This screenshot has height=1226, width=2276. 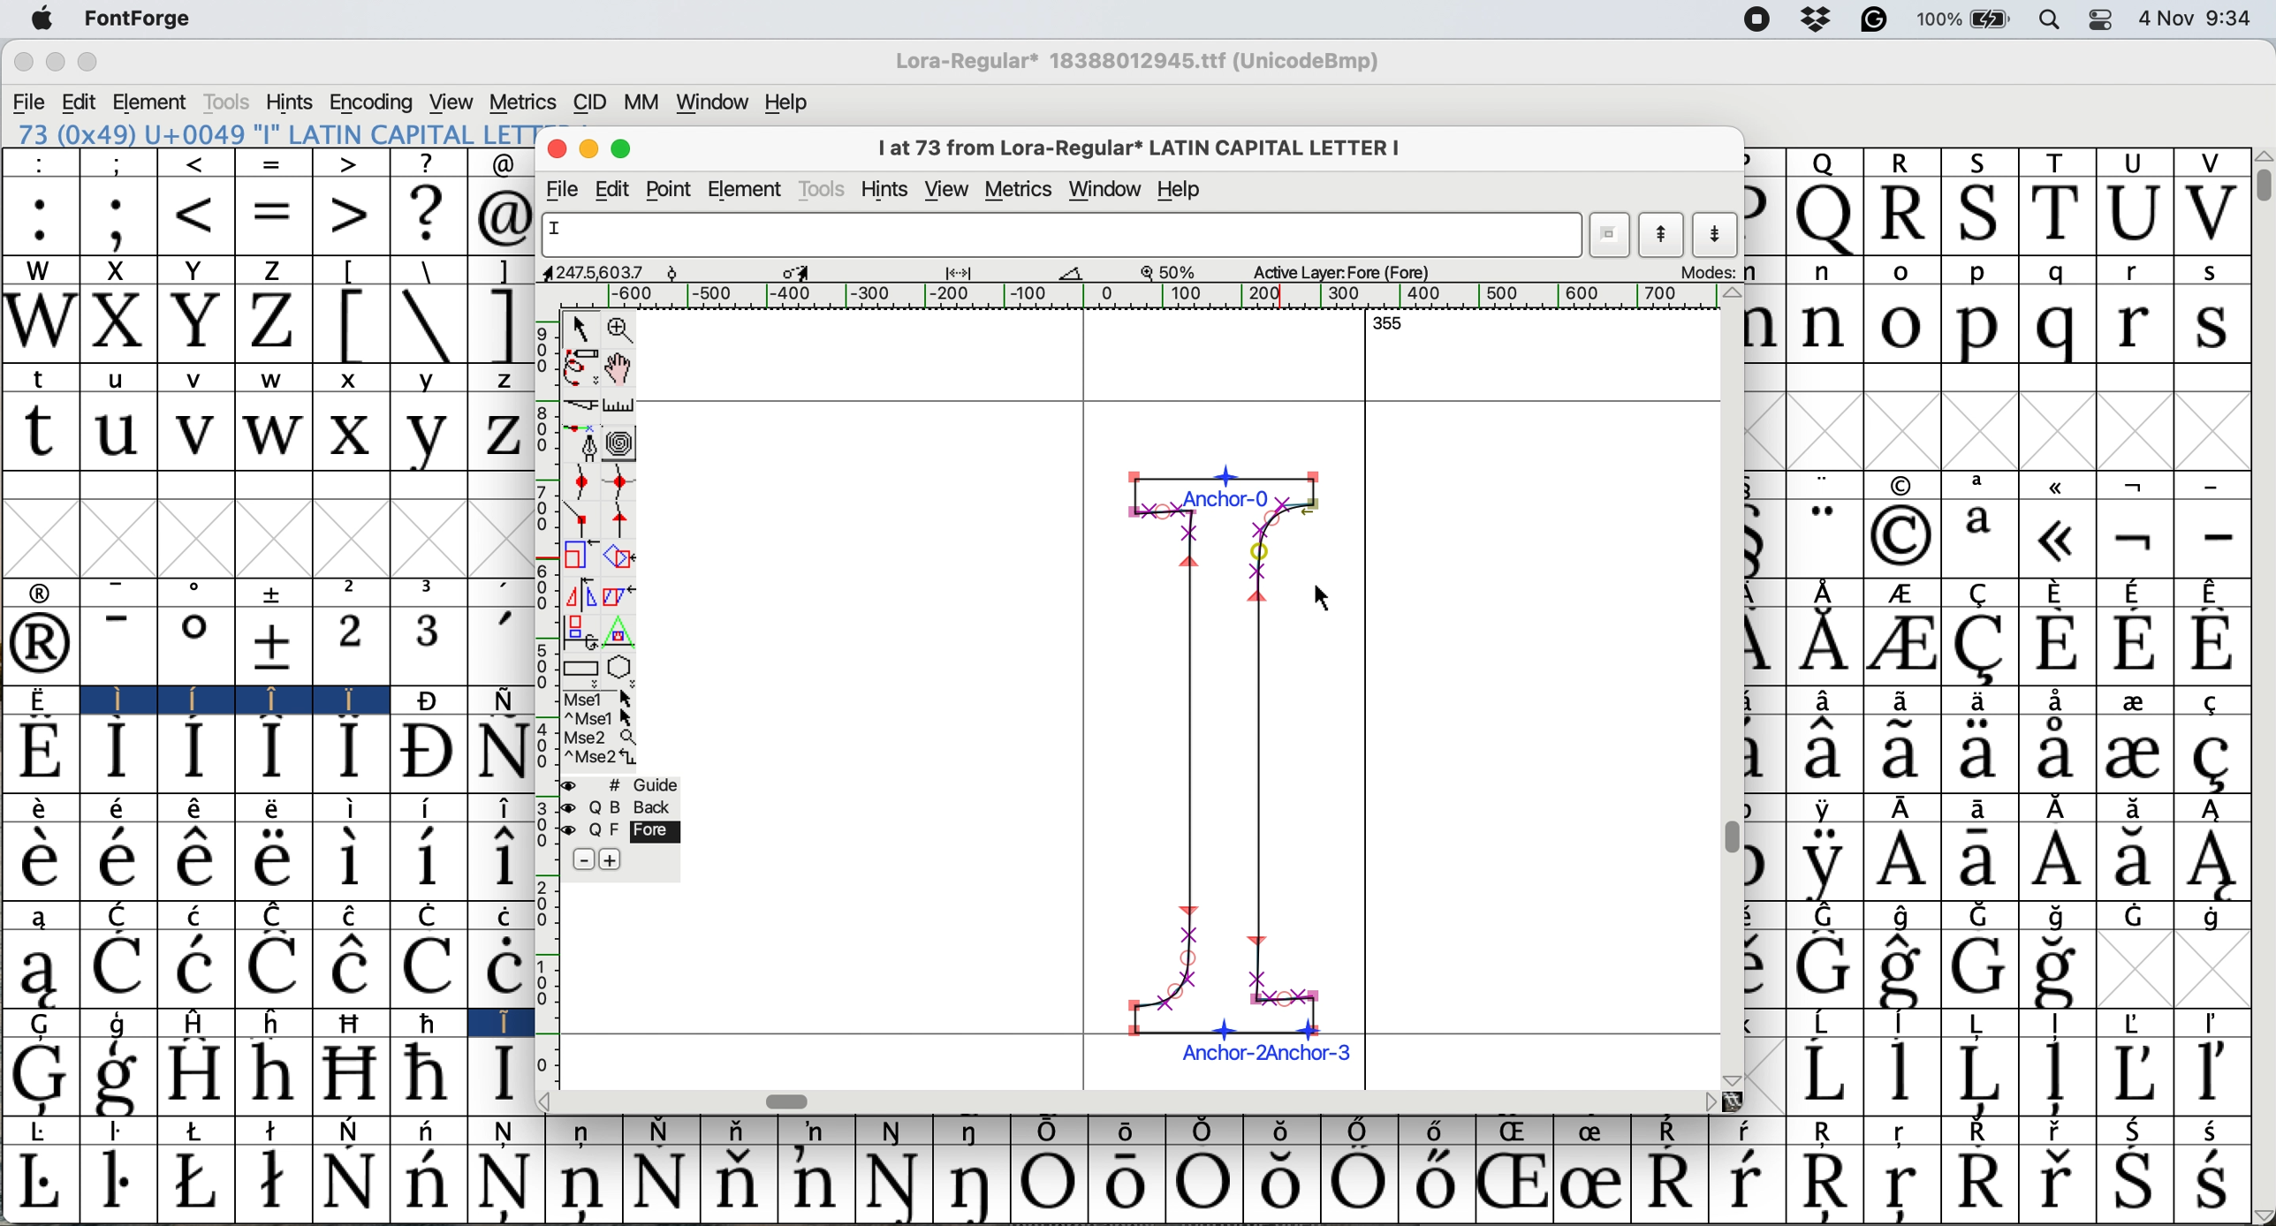 What do you see at coordinates (580, 327) in the screenshot?
I see `selector` at bounding box center [580, 327].